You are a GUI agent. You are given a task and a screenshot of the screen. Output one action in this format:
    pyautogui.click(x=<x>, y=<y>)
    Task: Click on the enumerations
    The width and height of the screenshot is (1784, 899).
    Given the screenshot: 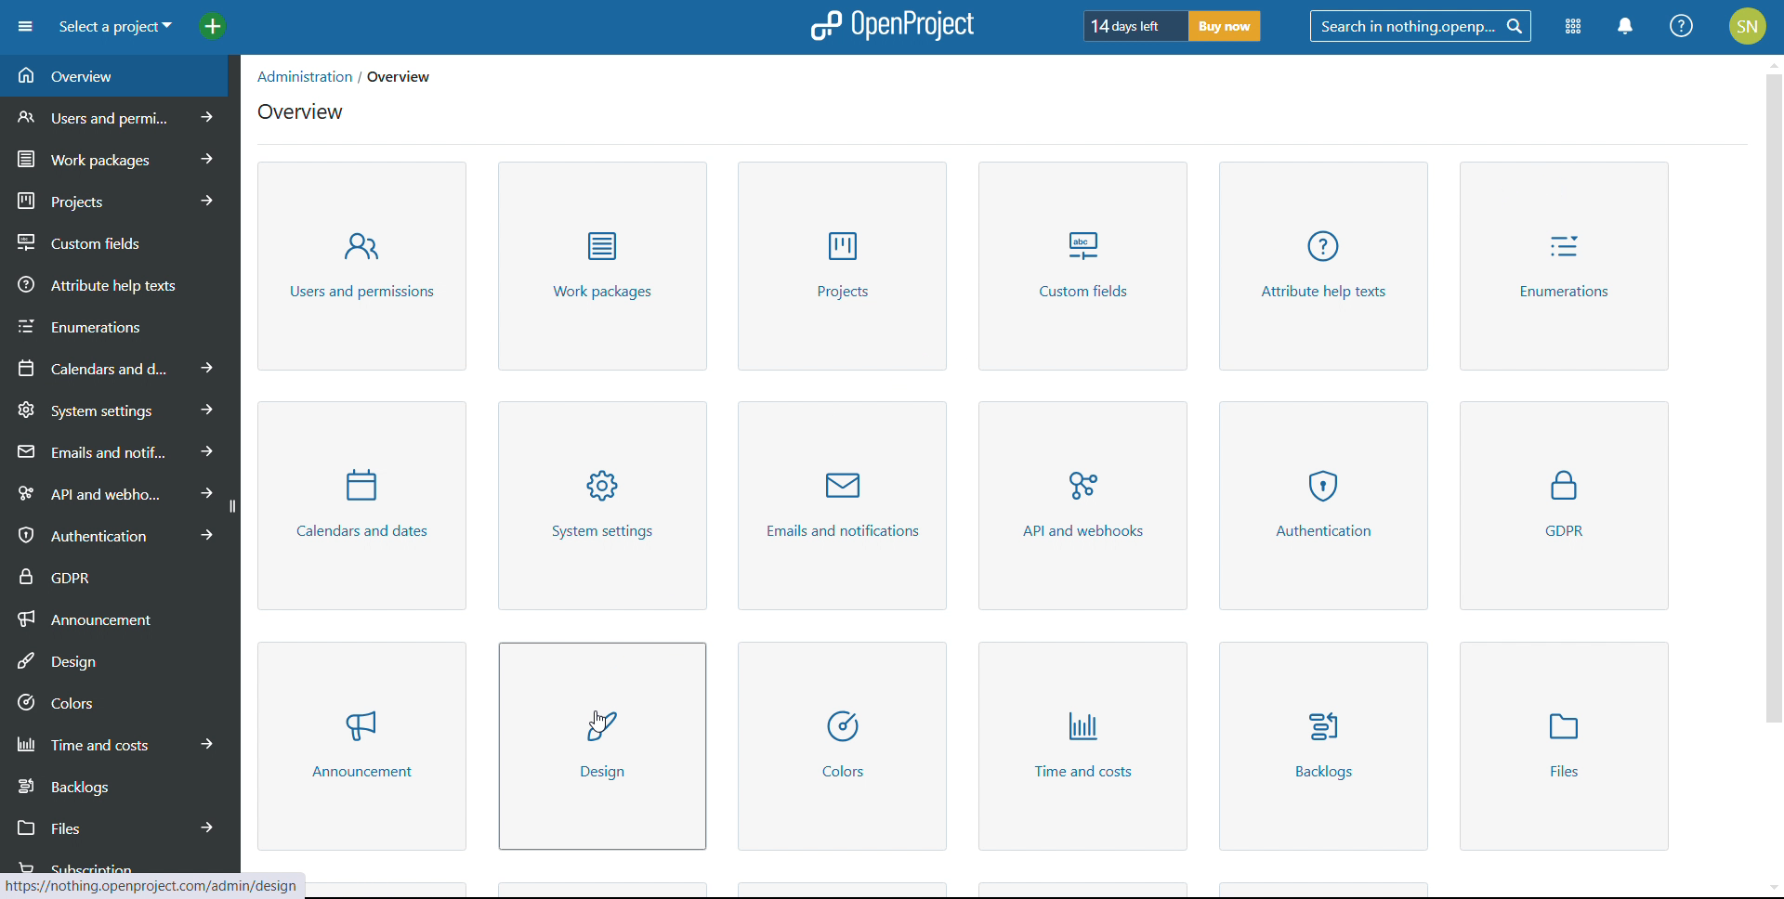 What is the action you would take?
    pyautogui.click(x=120, y=323)
    